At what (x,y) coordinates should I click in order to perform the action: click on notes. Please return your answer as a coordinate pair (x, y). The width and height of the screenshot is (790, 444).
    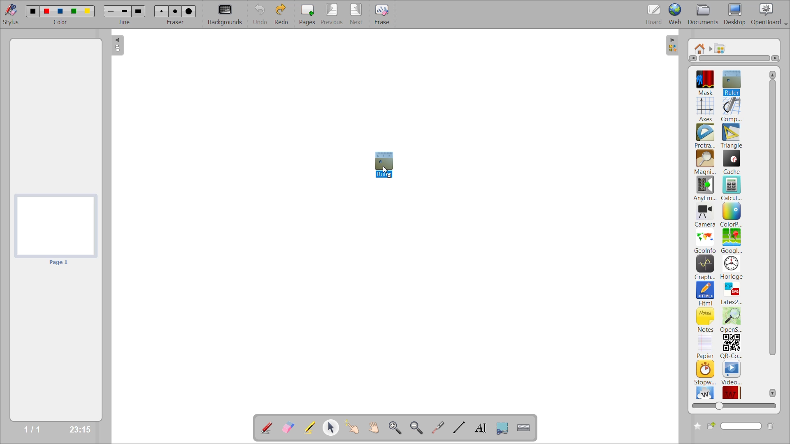
    Looking at the image, I should click on (706, 319).